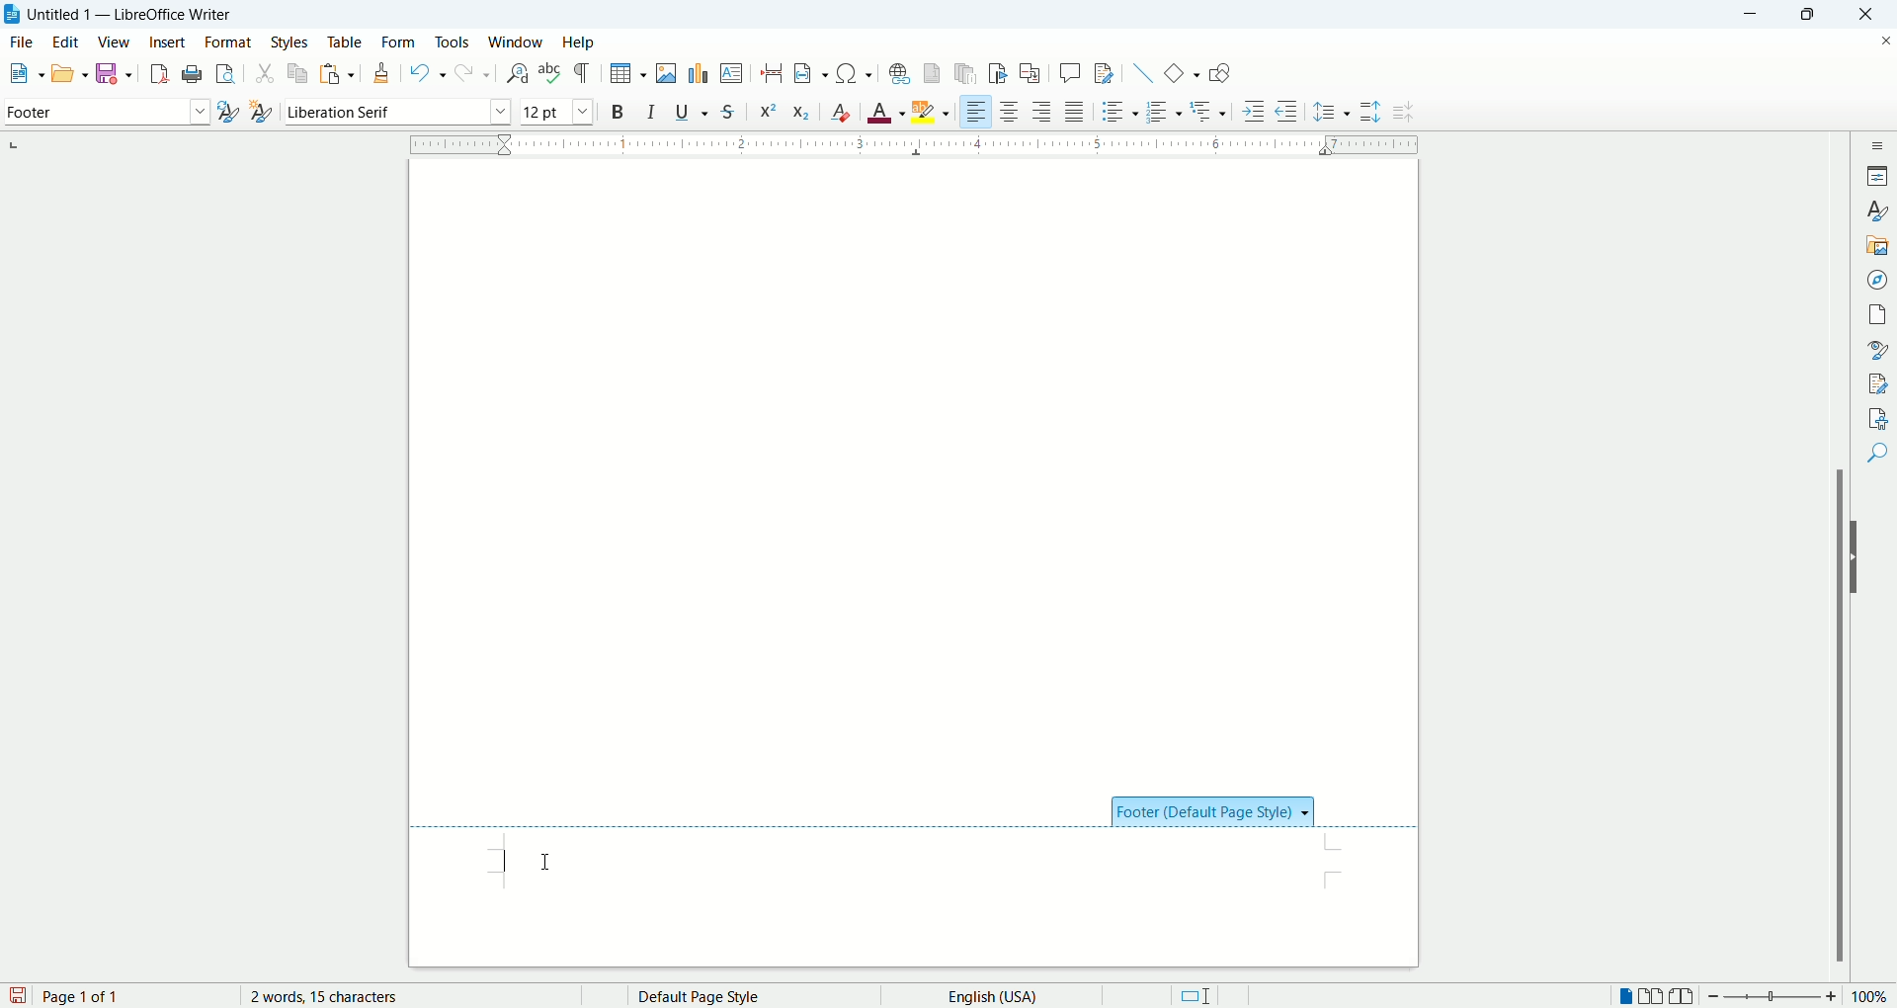 This screenshot has height=1008, width=1897. I want to click on word count, so click(341, 996).